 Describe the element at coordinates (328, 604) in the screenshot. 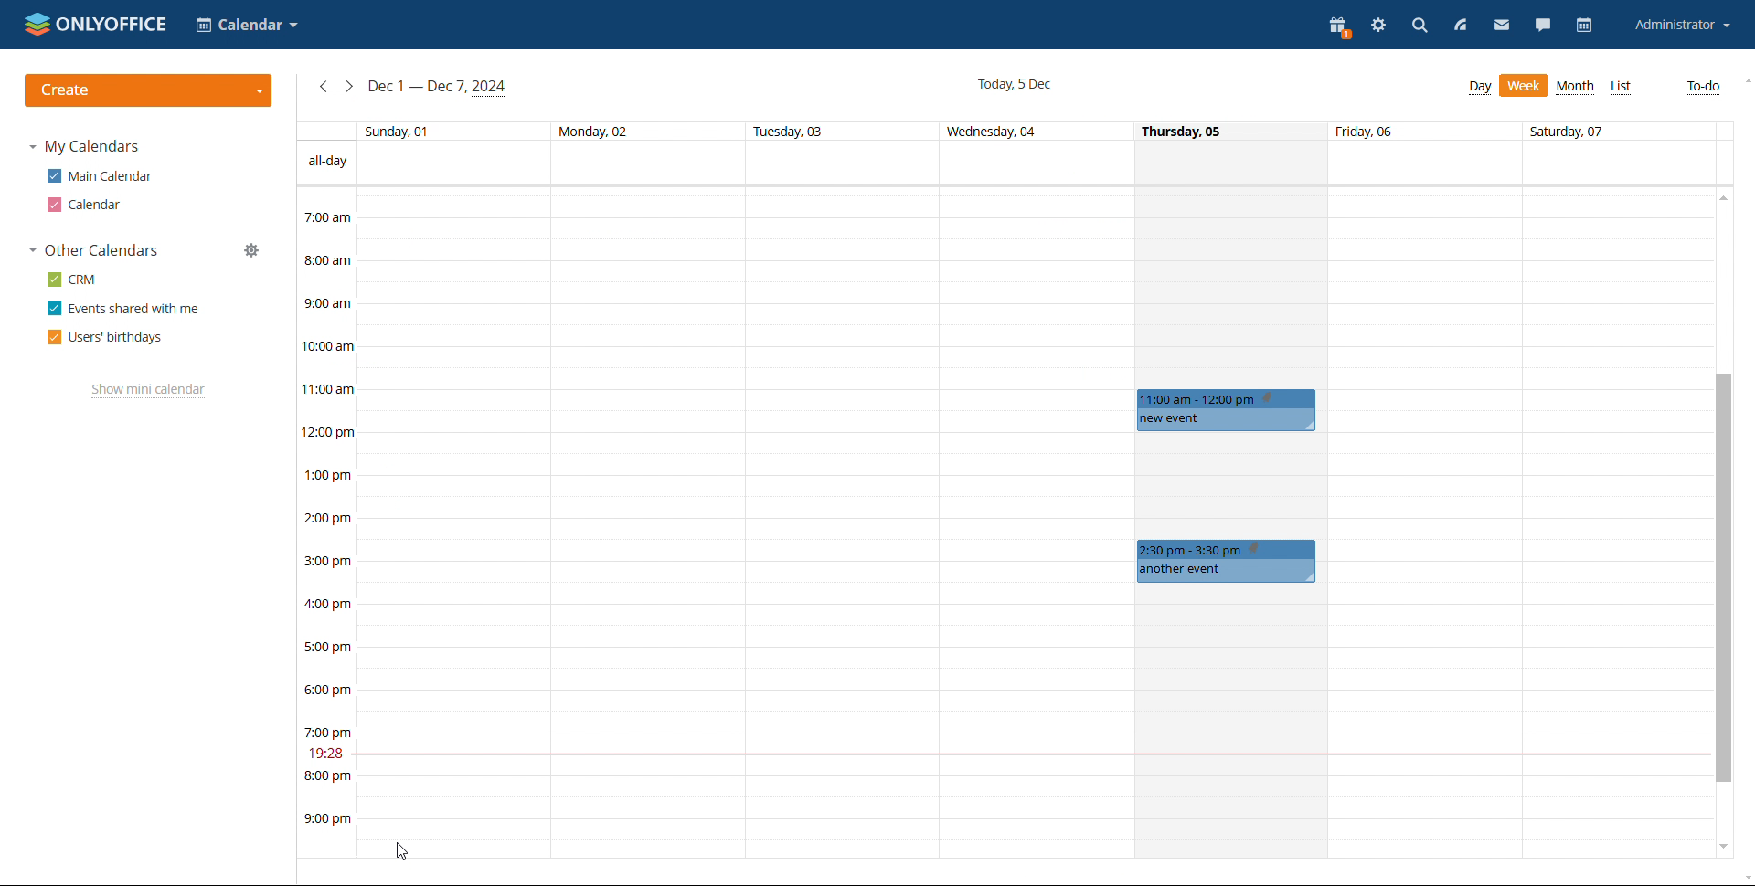

I see `4:00 pm` at that location.